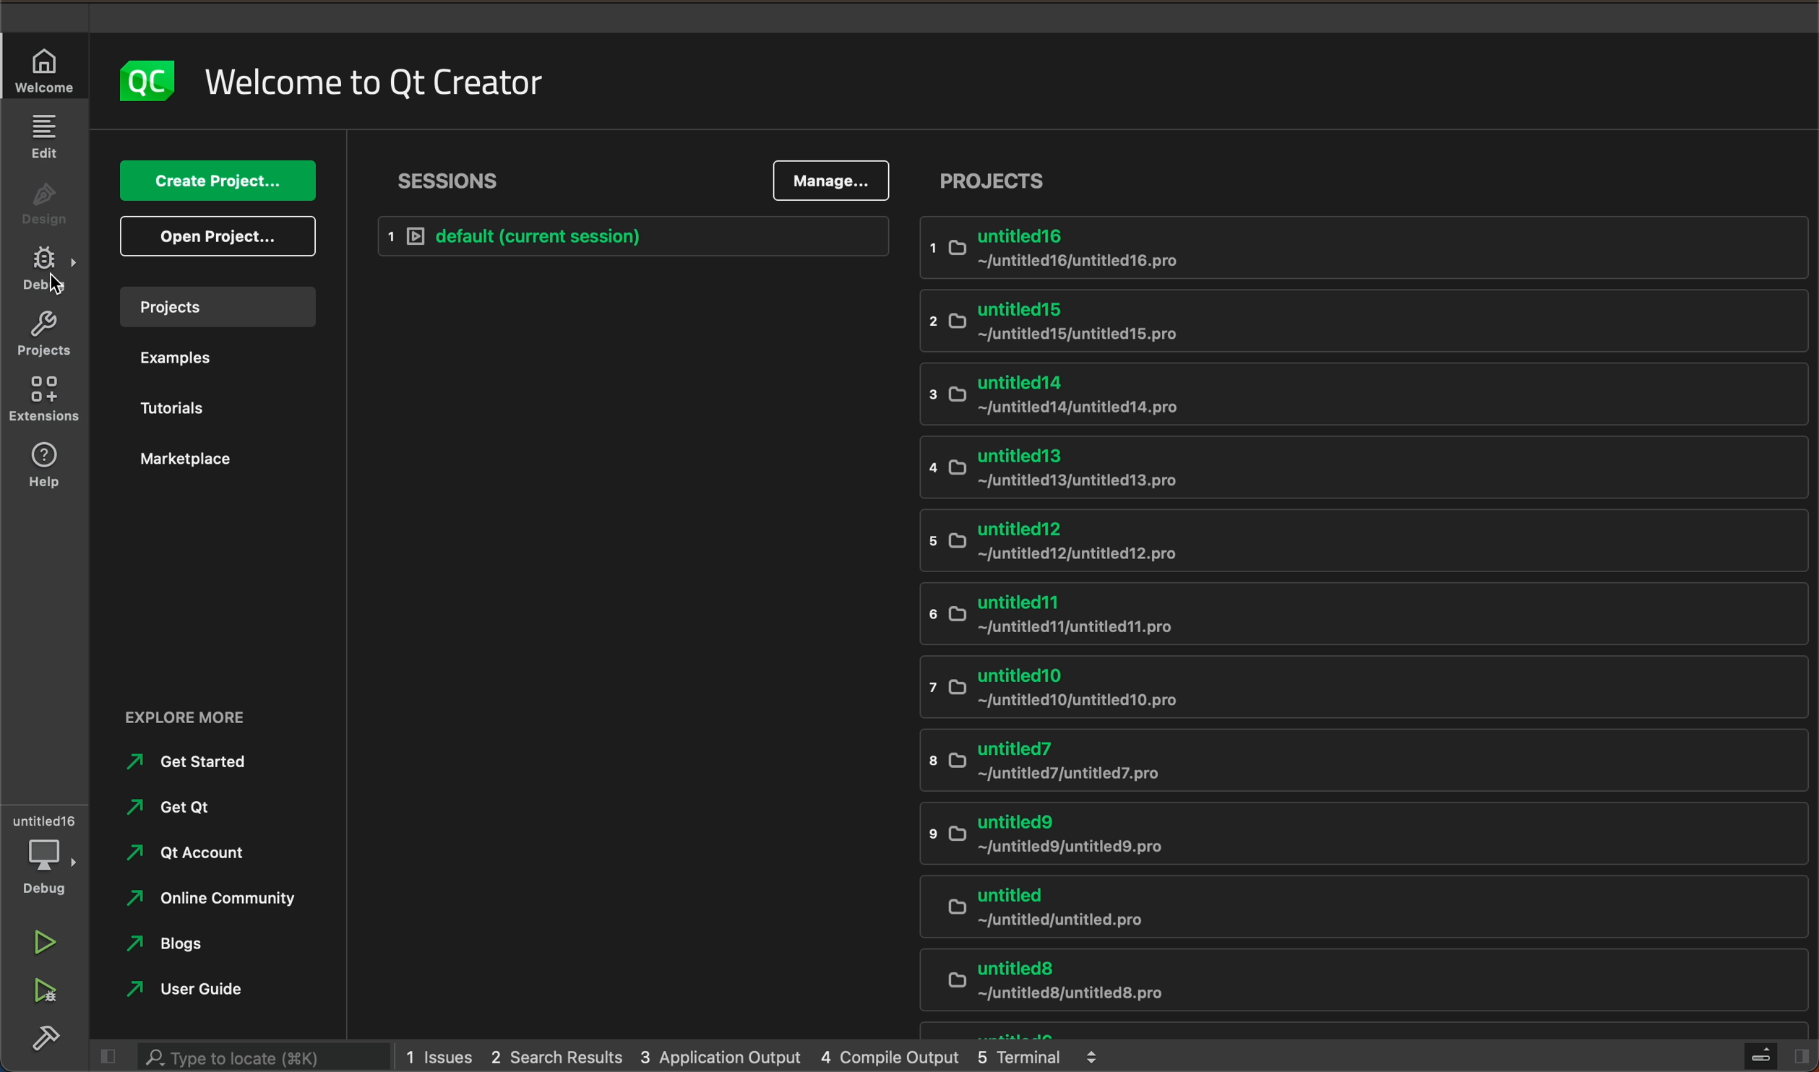 This screenshot has width=1819, height=1072. I want to click on design, so click(41, 199).